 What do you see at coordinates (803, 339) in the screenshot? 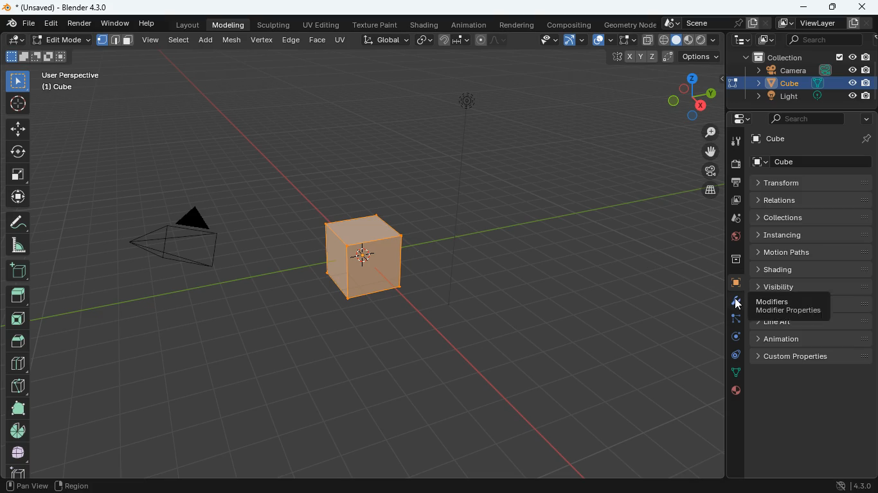
I see `animation` at bounding box center [803, 339].